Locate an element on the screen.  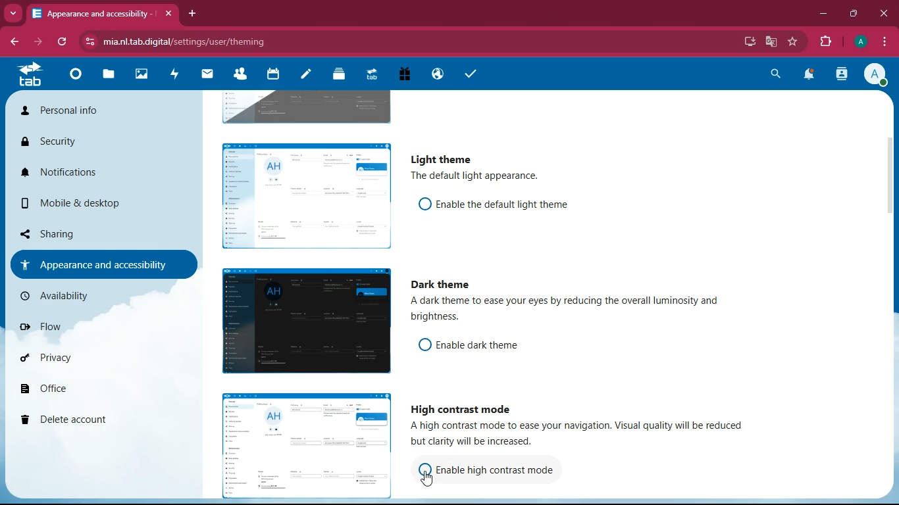
url is located at coordinates (196, 41).